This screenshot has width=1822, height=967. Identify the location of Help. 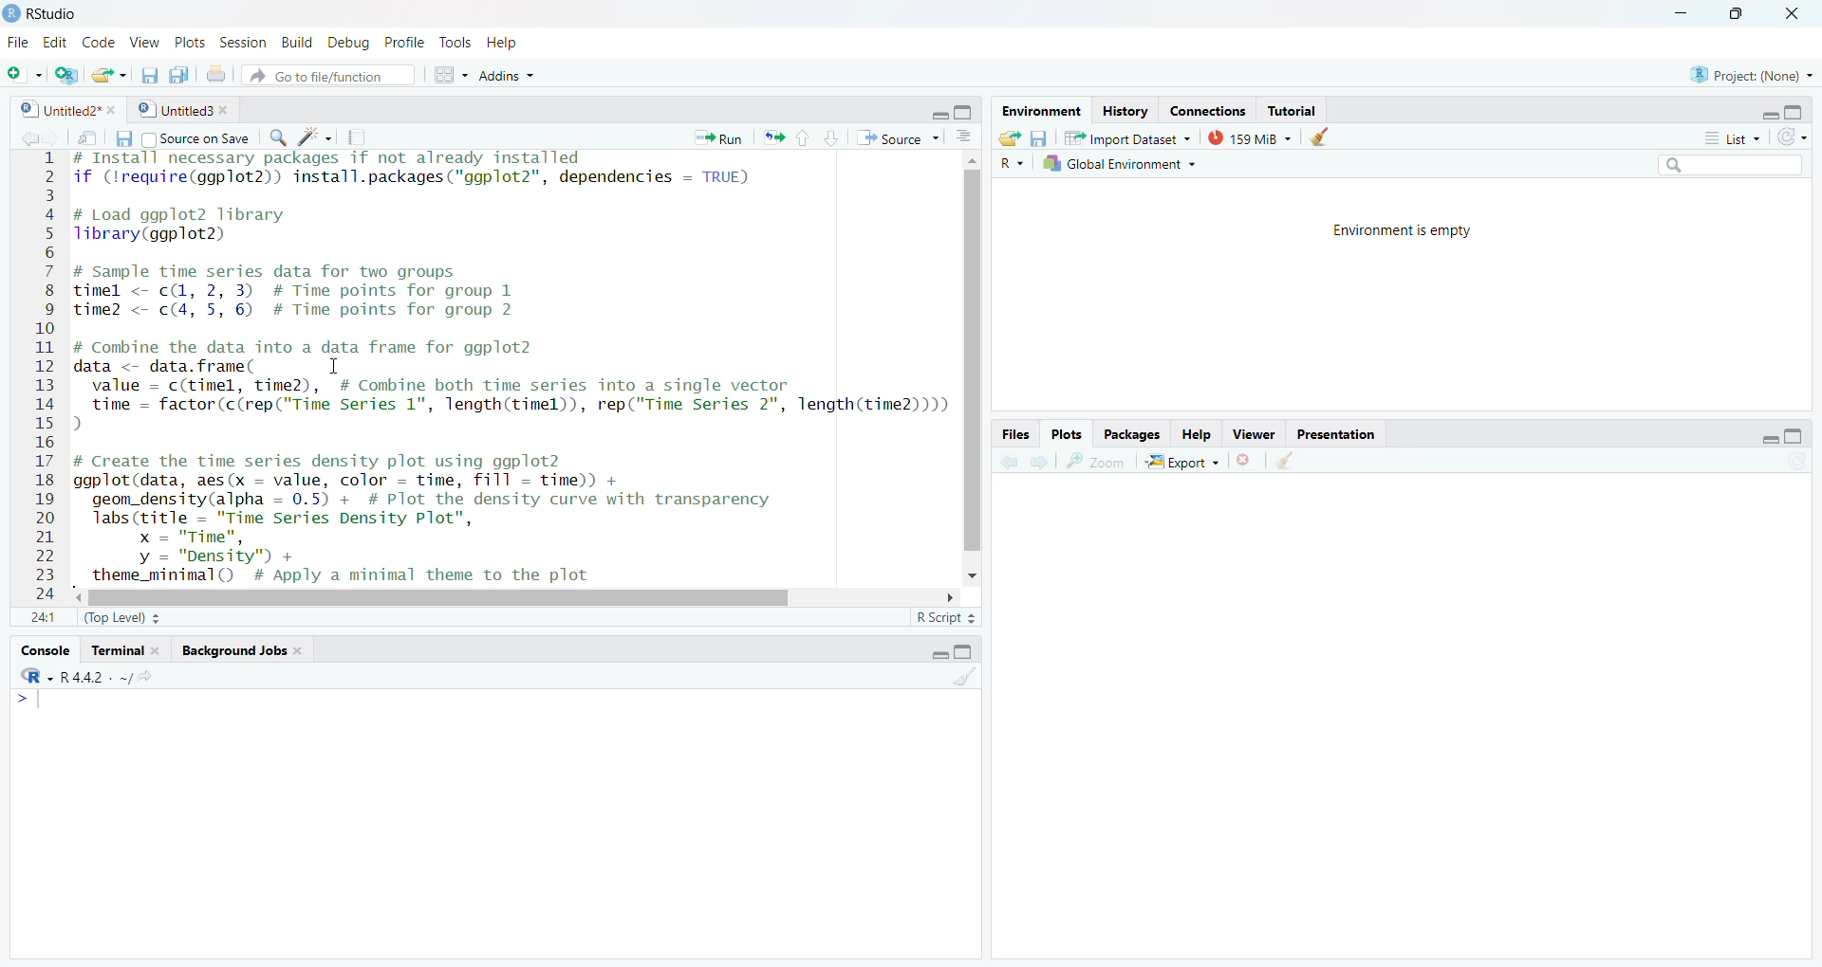
(505, 42).